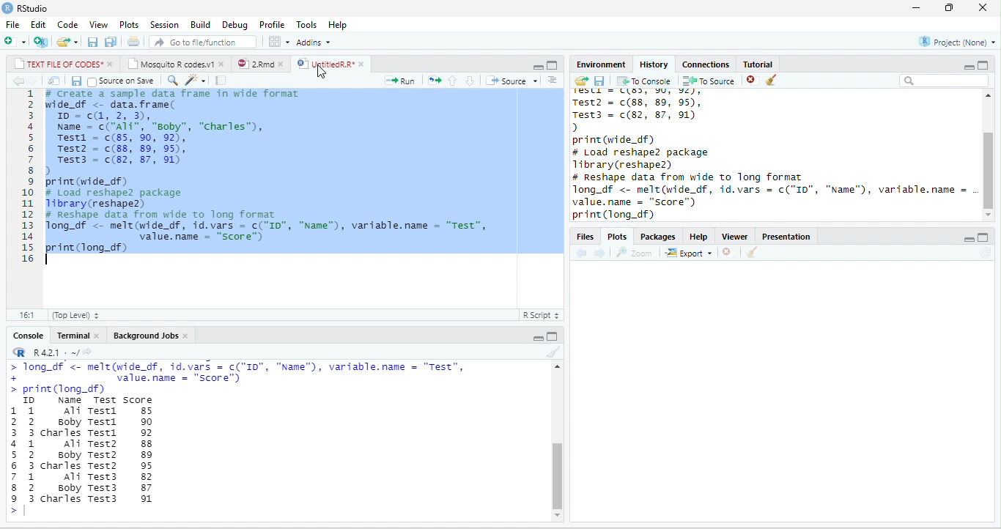 This screenshot has height=529, width=1001. Describe the element at coordinates (165, 25) in the screenshot. I see `Session` at that location.